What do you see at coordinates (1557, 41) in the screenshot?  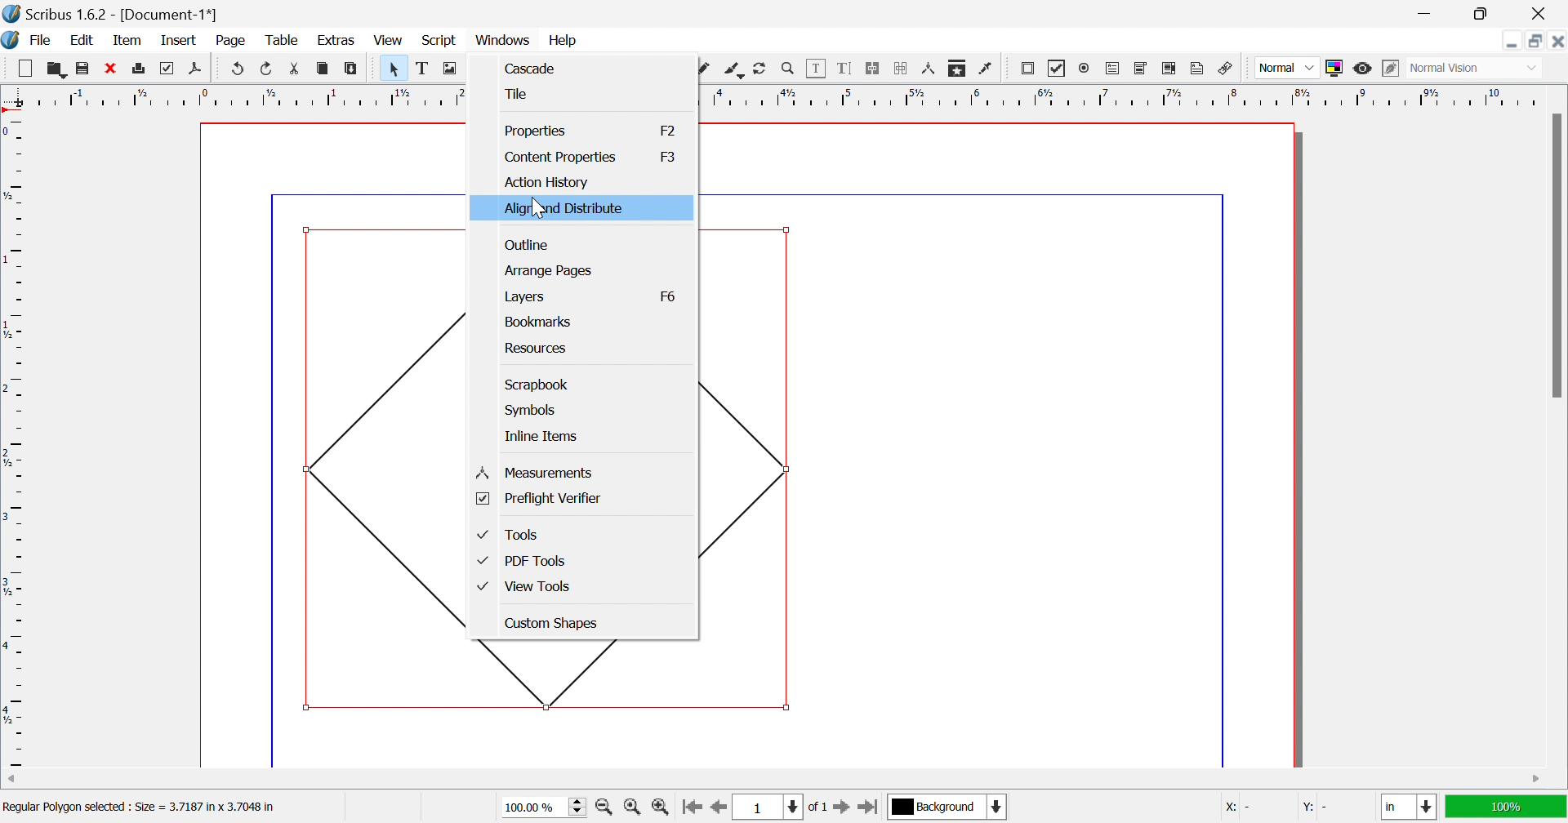 I see `Close` at bounding box center [1557, 41].